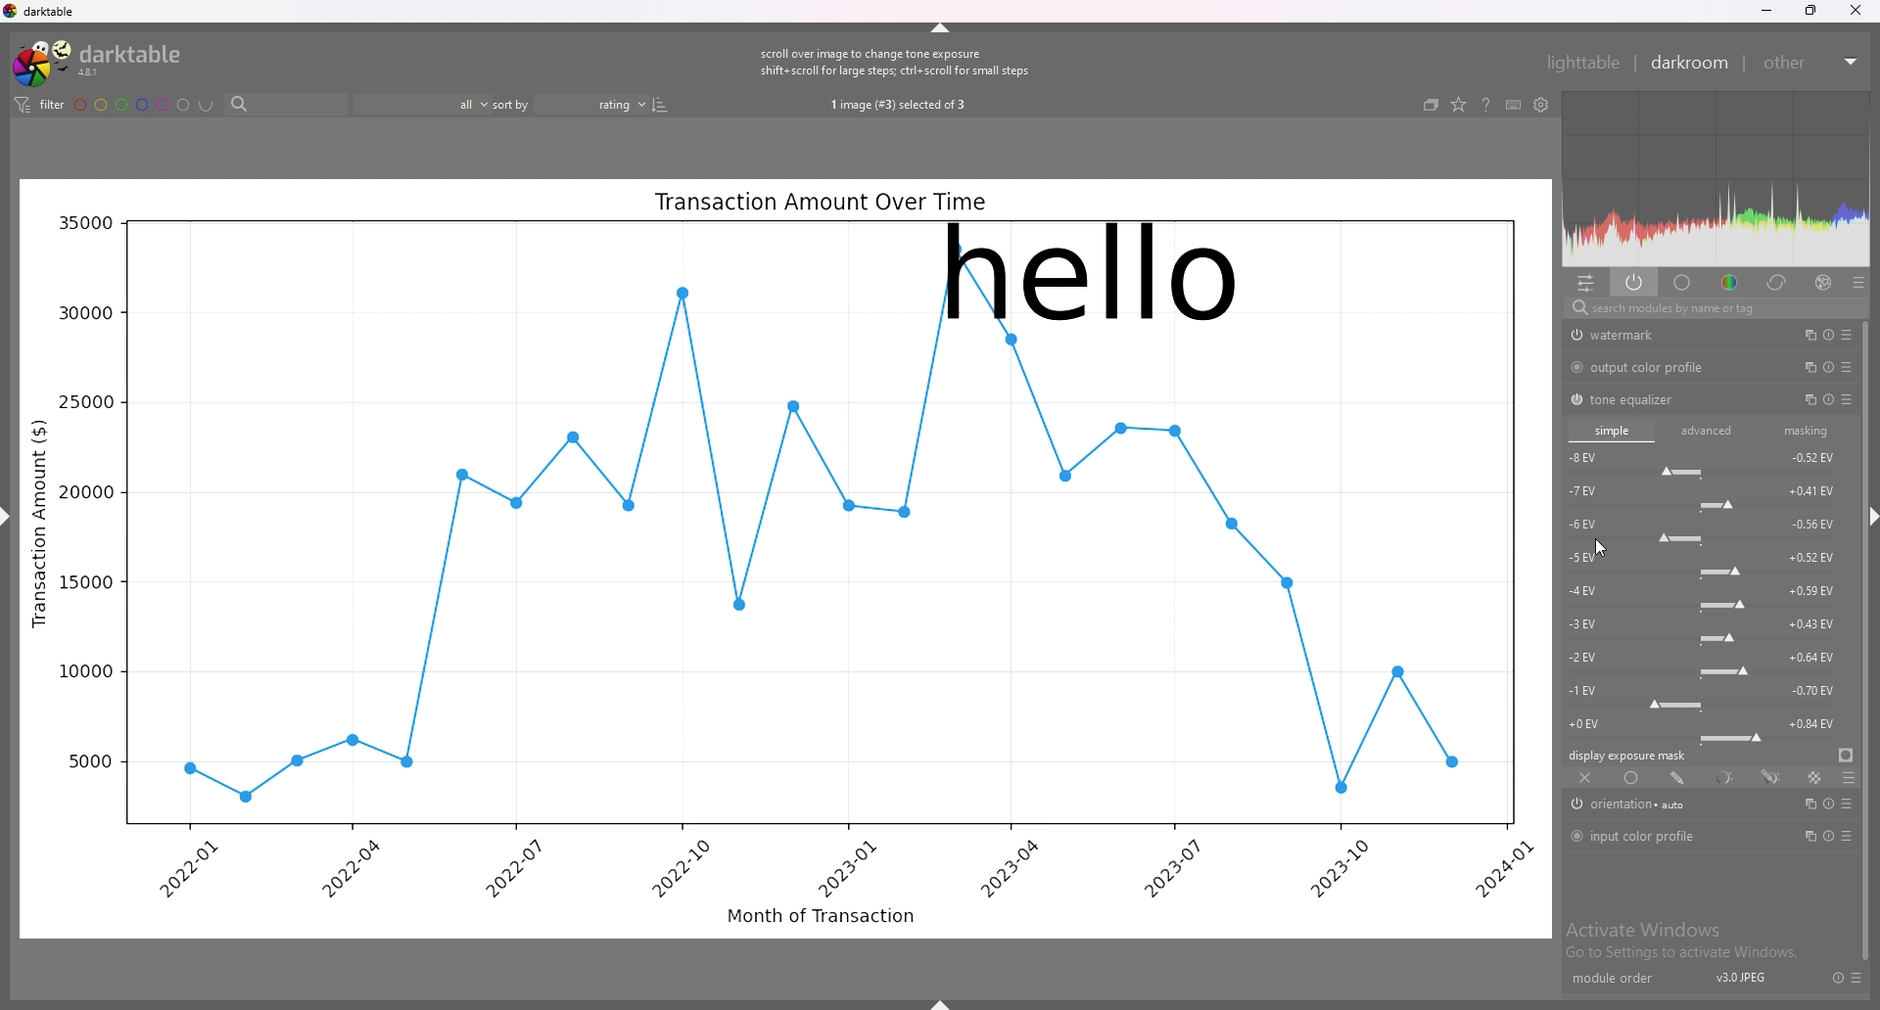  I want to click on 15000, so click(85, 583).